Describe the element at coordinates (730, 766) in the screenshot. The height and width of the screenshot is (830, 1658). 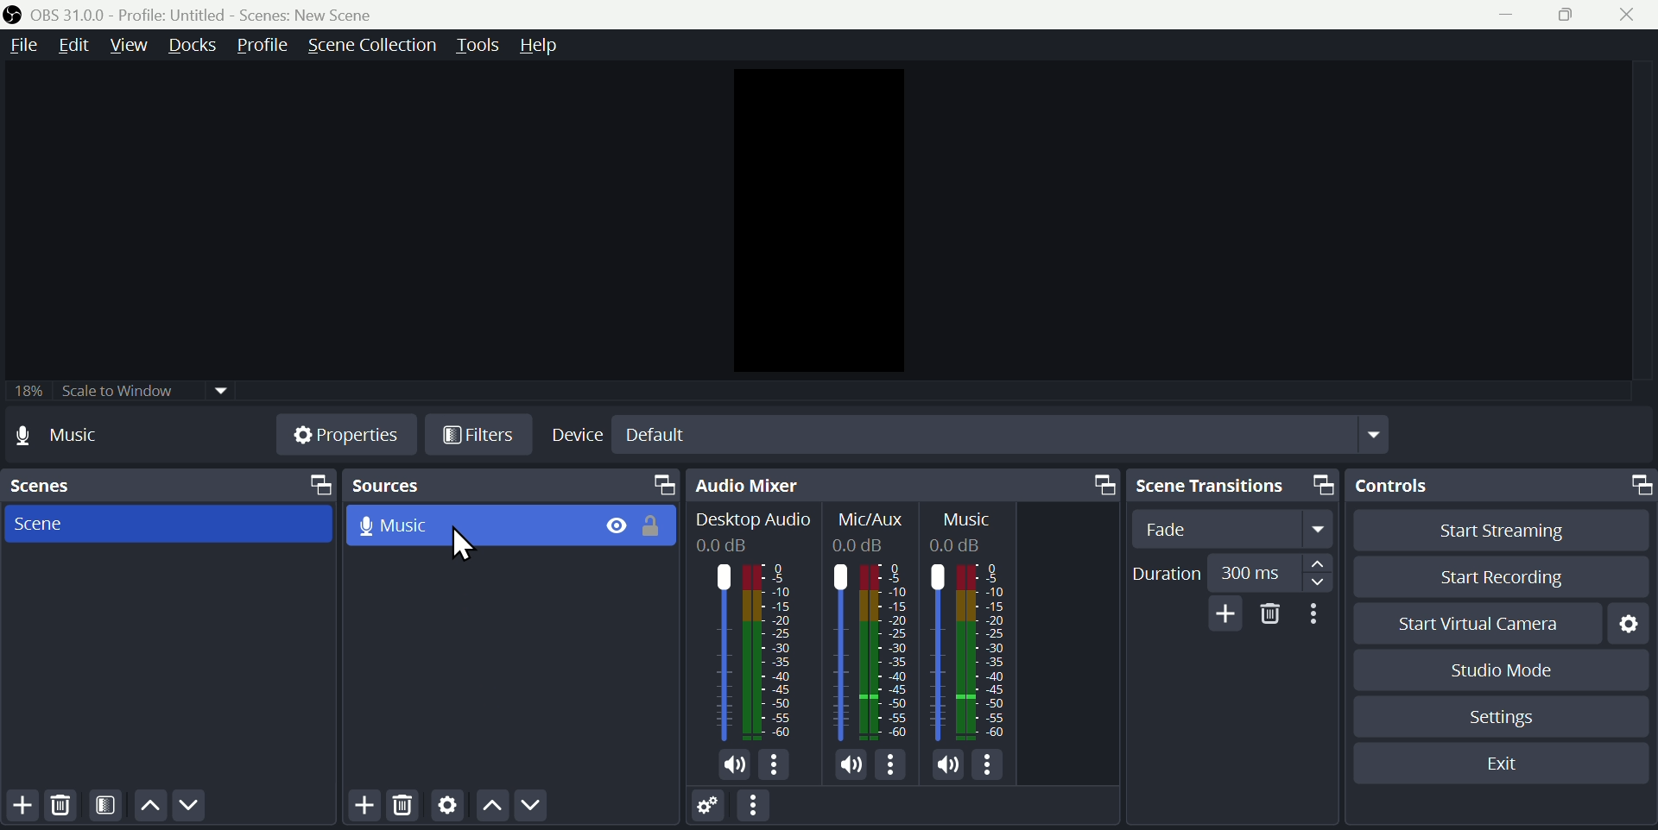
I see `Sound` at that location.